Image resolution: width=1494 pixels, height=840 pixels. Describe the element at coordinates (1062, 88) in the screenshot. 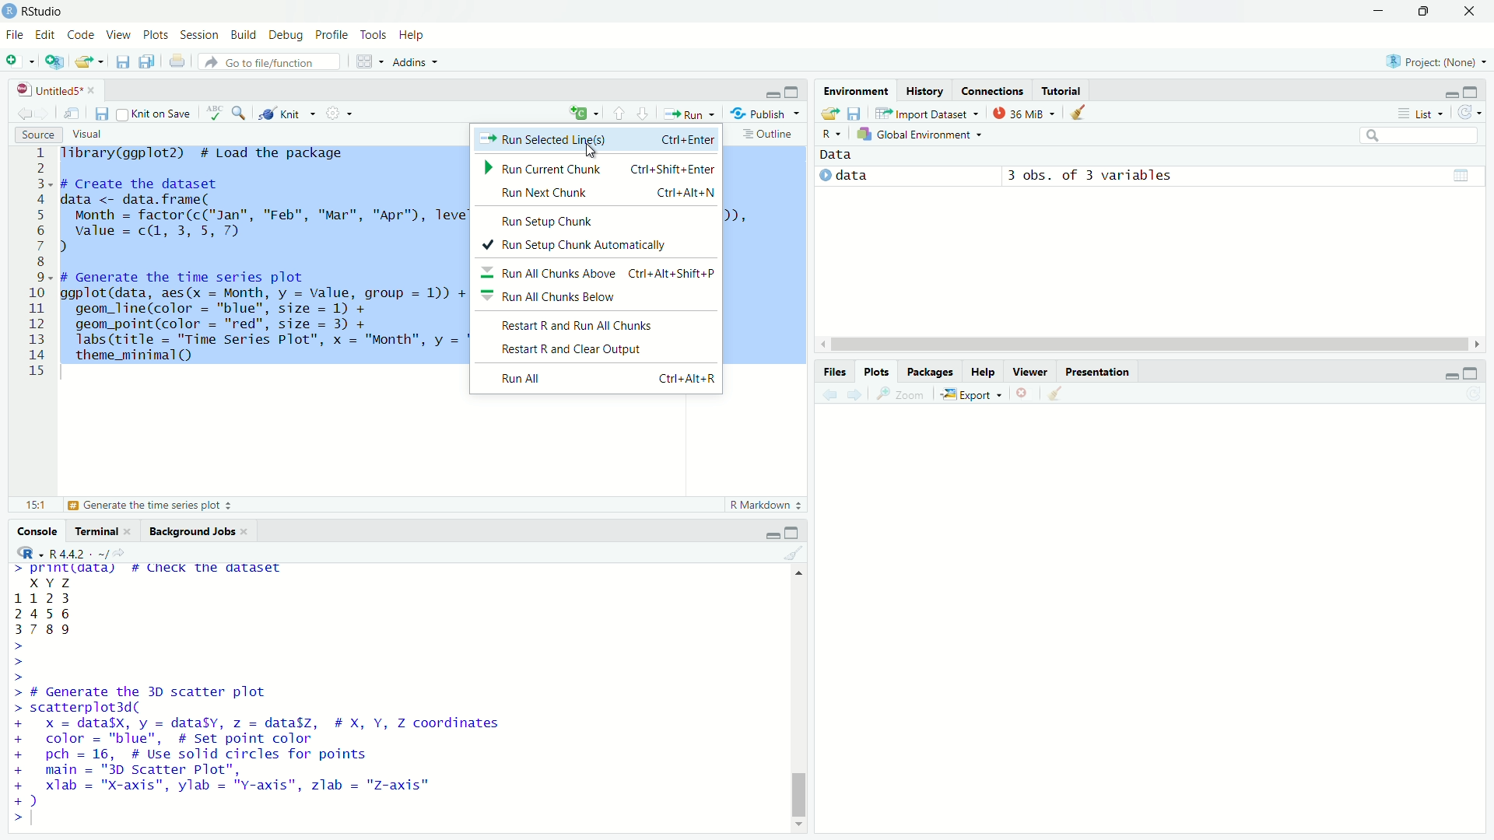

I see `tutorial` at that location.